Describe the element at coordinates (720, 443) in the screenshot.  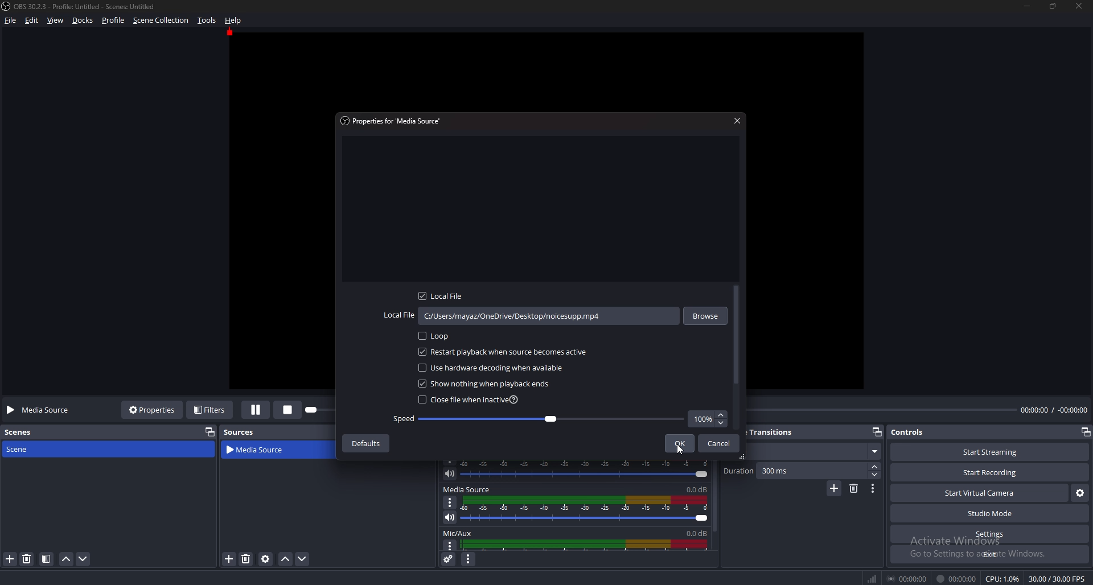
I see `Cancel` at that location.